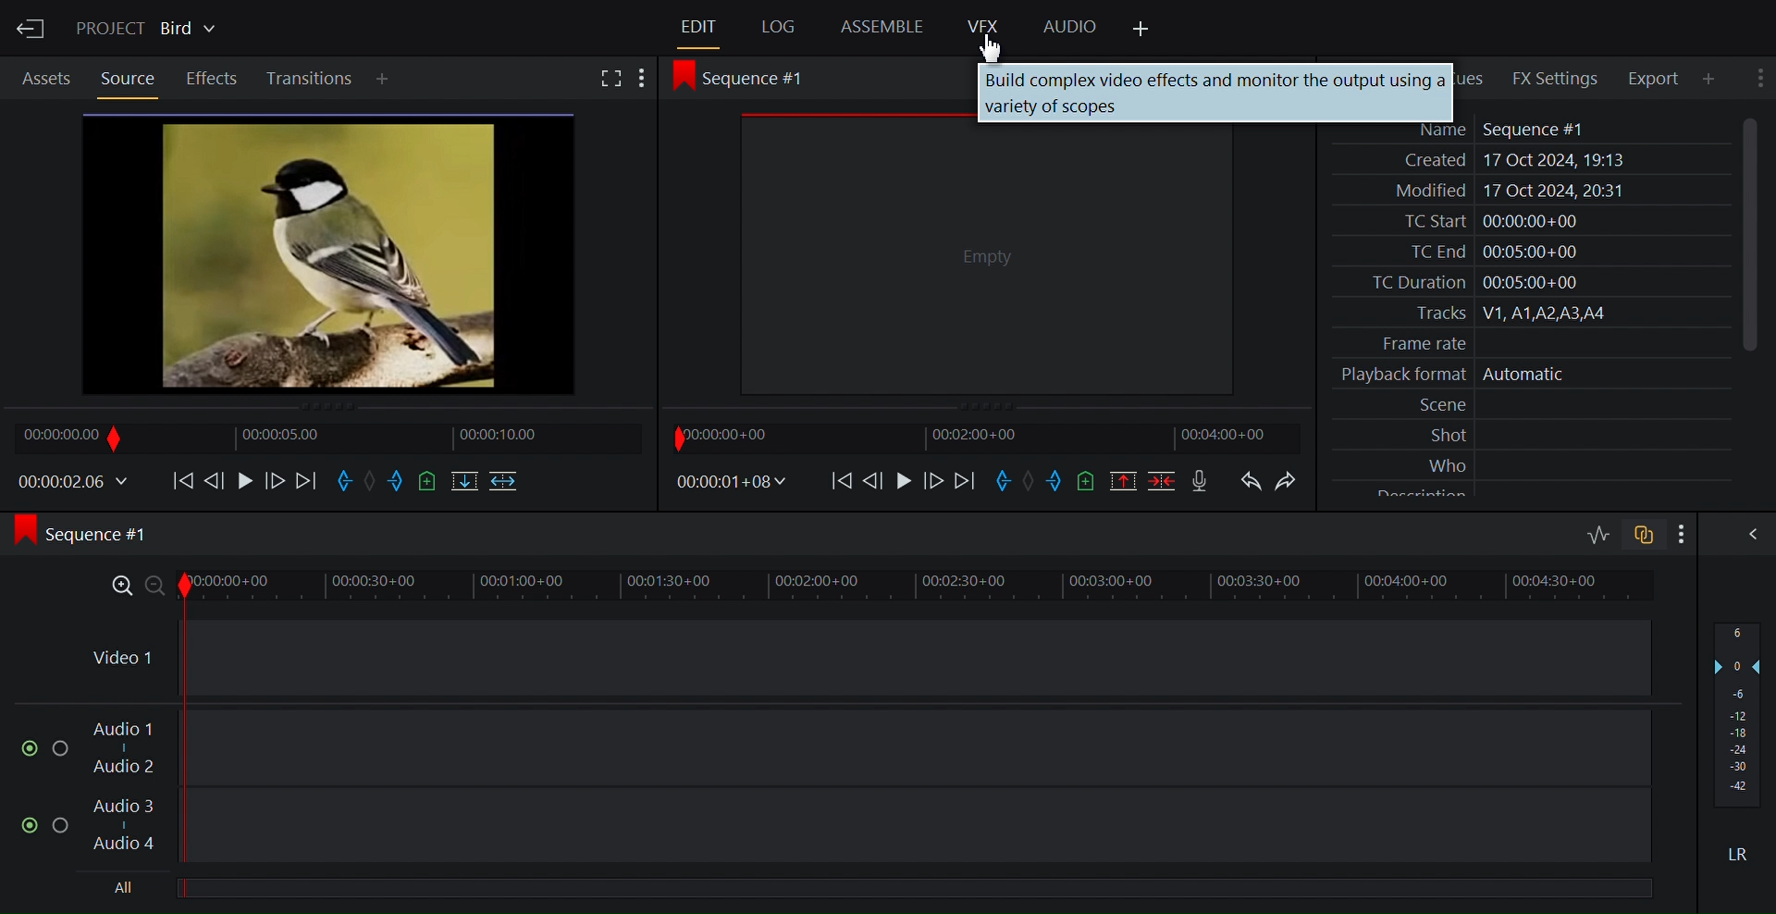 The image size is (1776, 914). I want to click on VFX Dialog, so click(1215, 88).